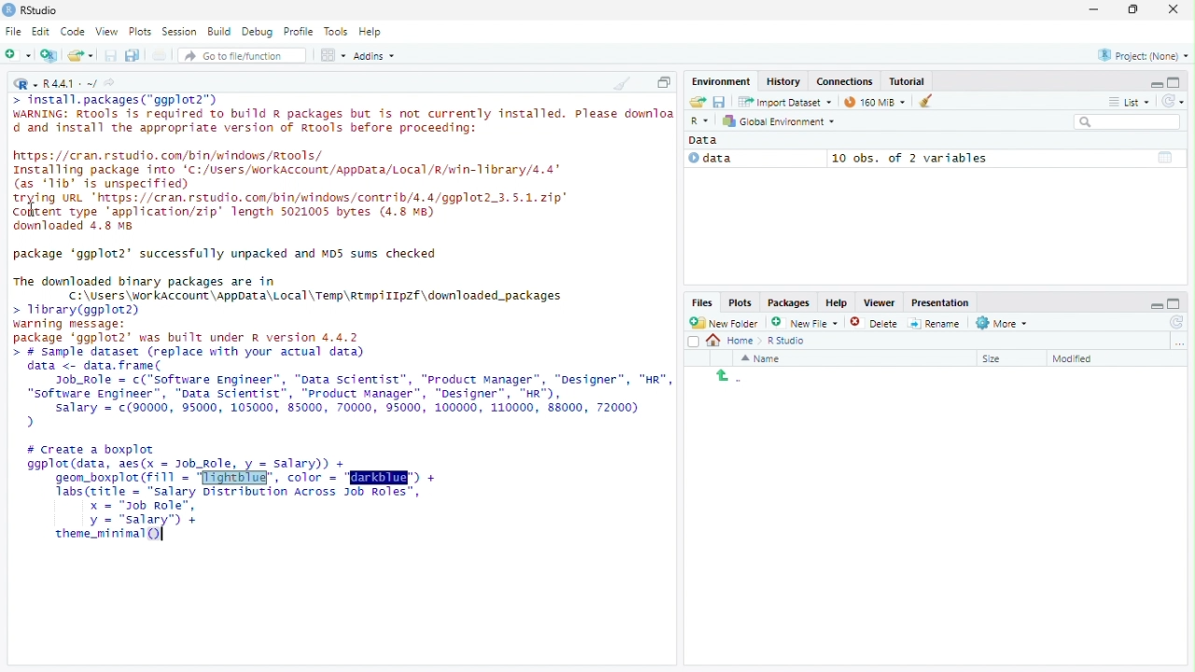 The height and width of the screenshot is (672, 1195). What do you see at coordinates (1155, 301) in the screenshot?
I see `minimize` at bounding box center [1155, 301].